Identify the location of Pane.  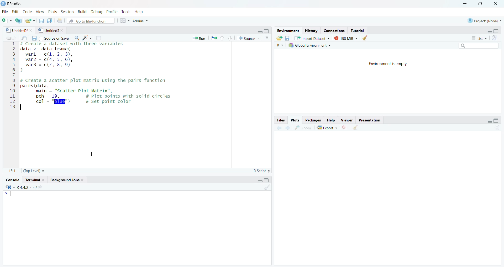
(391, 200).